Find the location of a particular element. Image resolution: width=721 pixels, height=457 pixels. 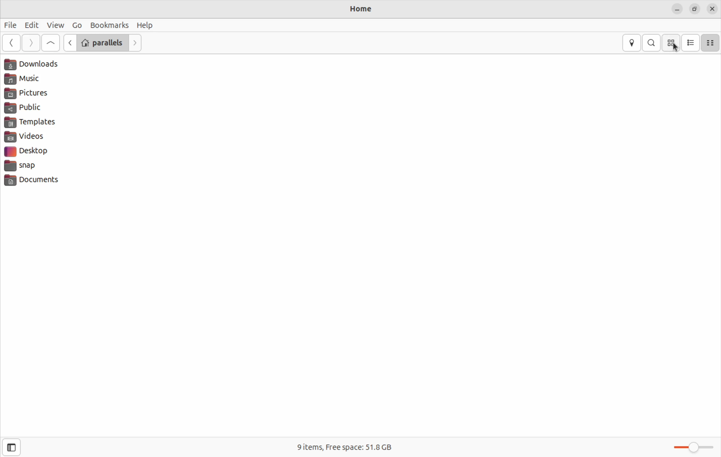

Go previous is located at coordinates (69, 43).